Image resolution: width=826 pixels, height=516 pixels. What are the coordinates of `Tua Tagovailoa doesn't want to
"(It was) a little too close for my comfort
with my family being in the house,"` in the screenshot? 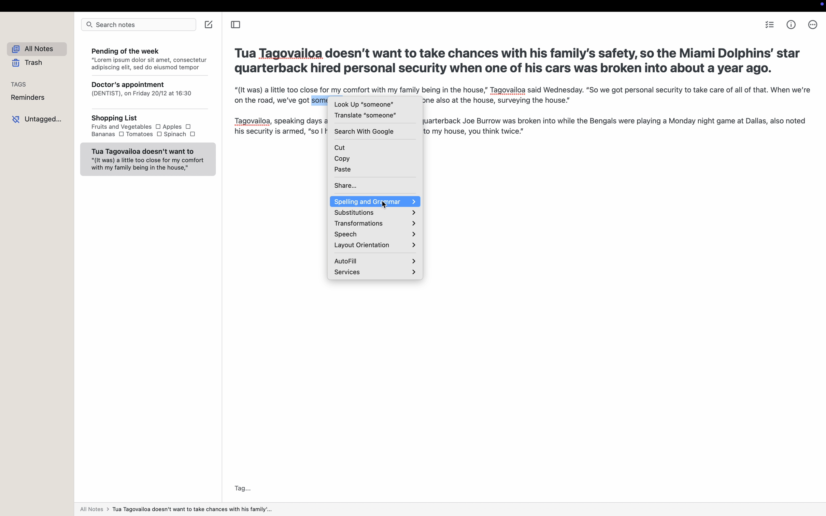 It's located at (147, 159).